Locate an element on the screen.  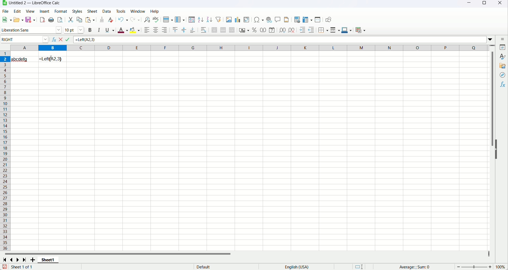
align right is located at coordinates (164, 30).